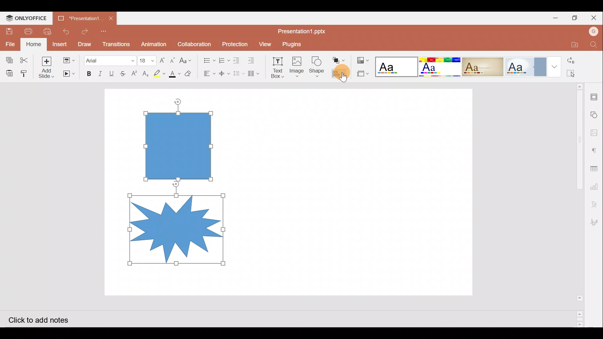 Image resolution: width=603 pixels, height=339 pixels. Describe the element at coordinates (30, 31) in the screenshot. I see `Print file` at that location.